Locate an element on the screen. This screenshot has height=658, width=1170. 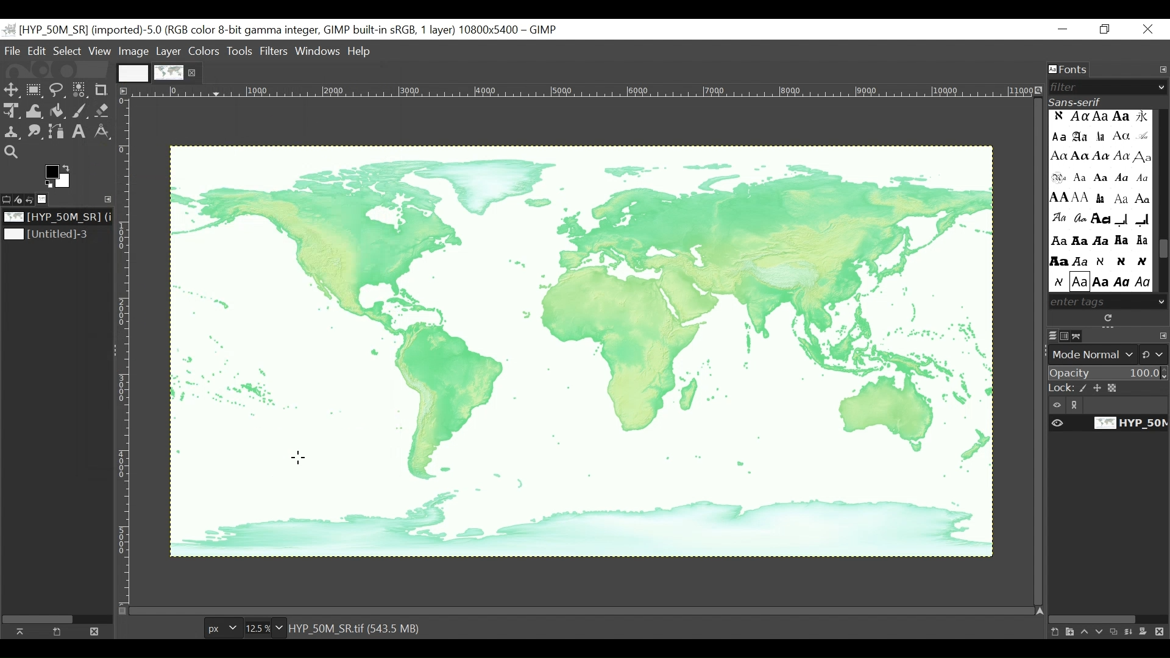
Channels is located at coordinates (1067, 336).